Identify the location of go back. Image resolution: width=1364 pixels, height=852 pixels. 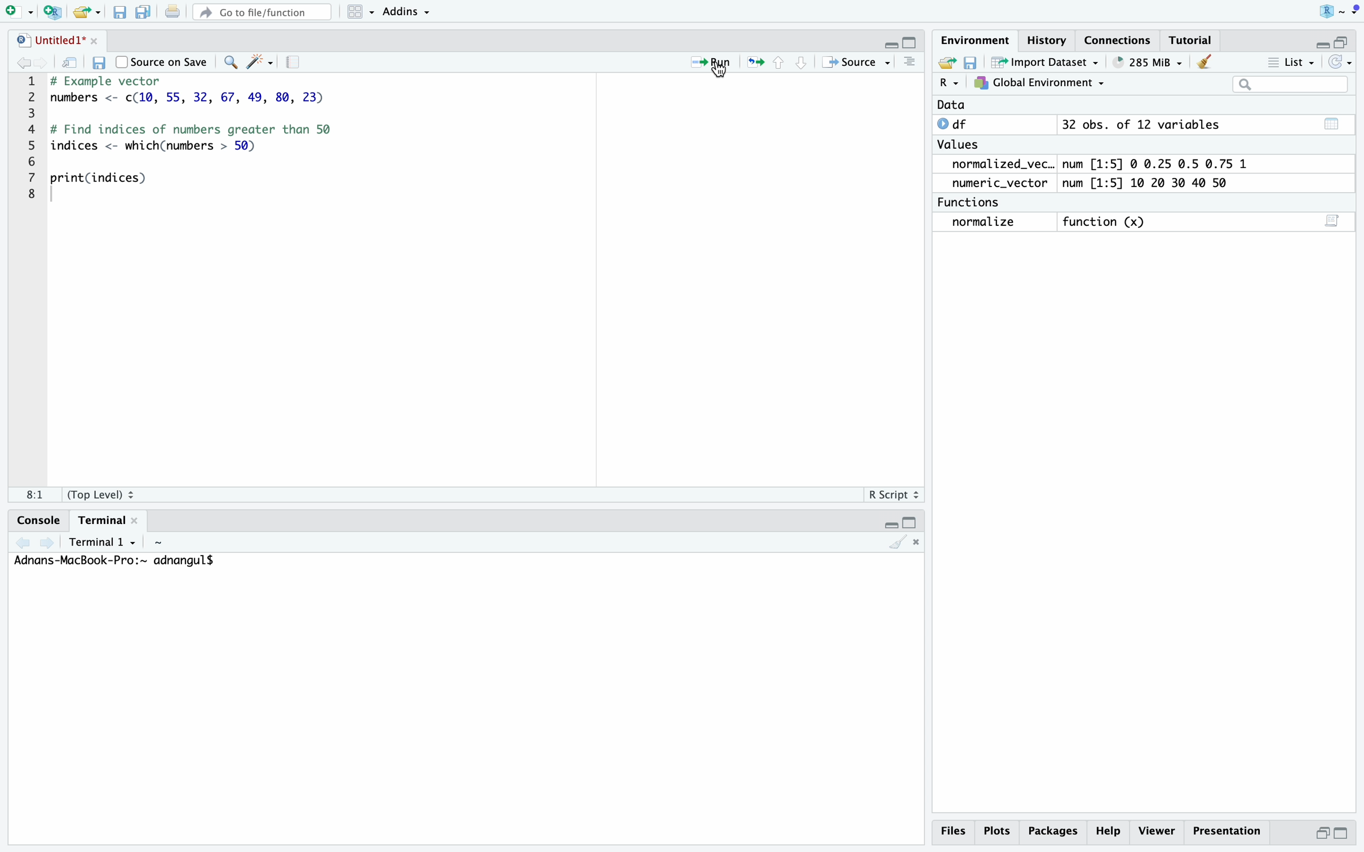
(28, 64).